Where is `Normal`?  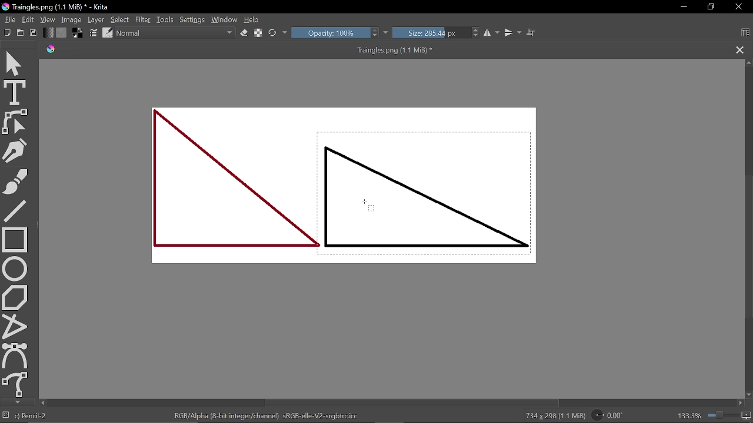
Normal is located at coordinates (175, 33).